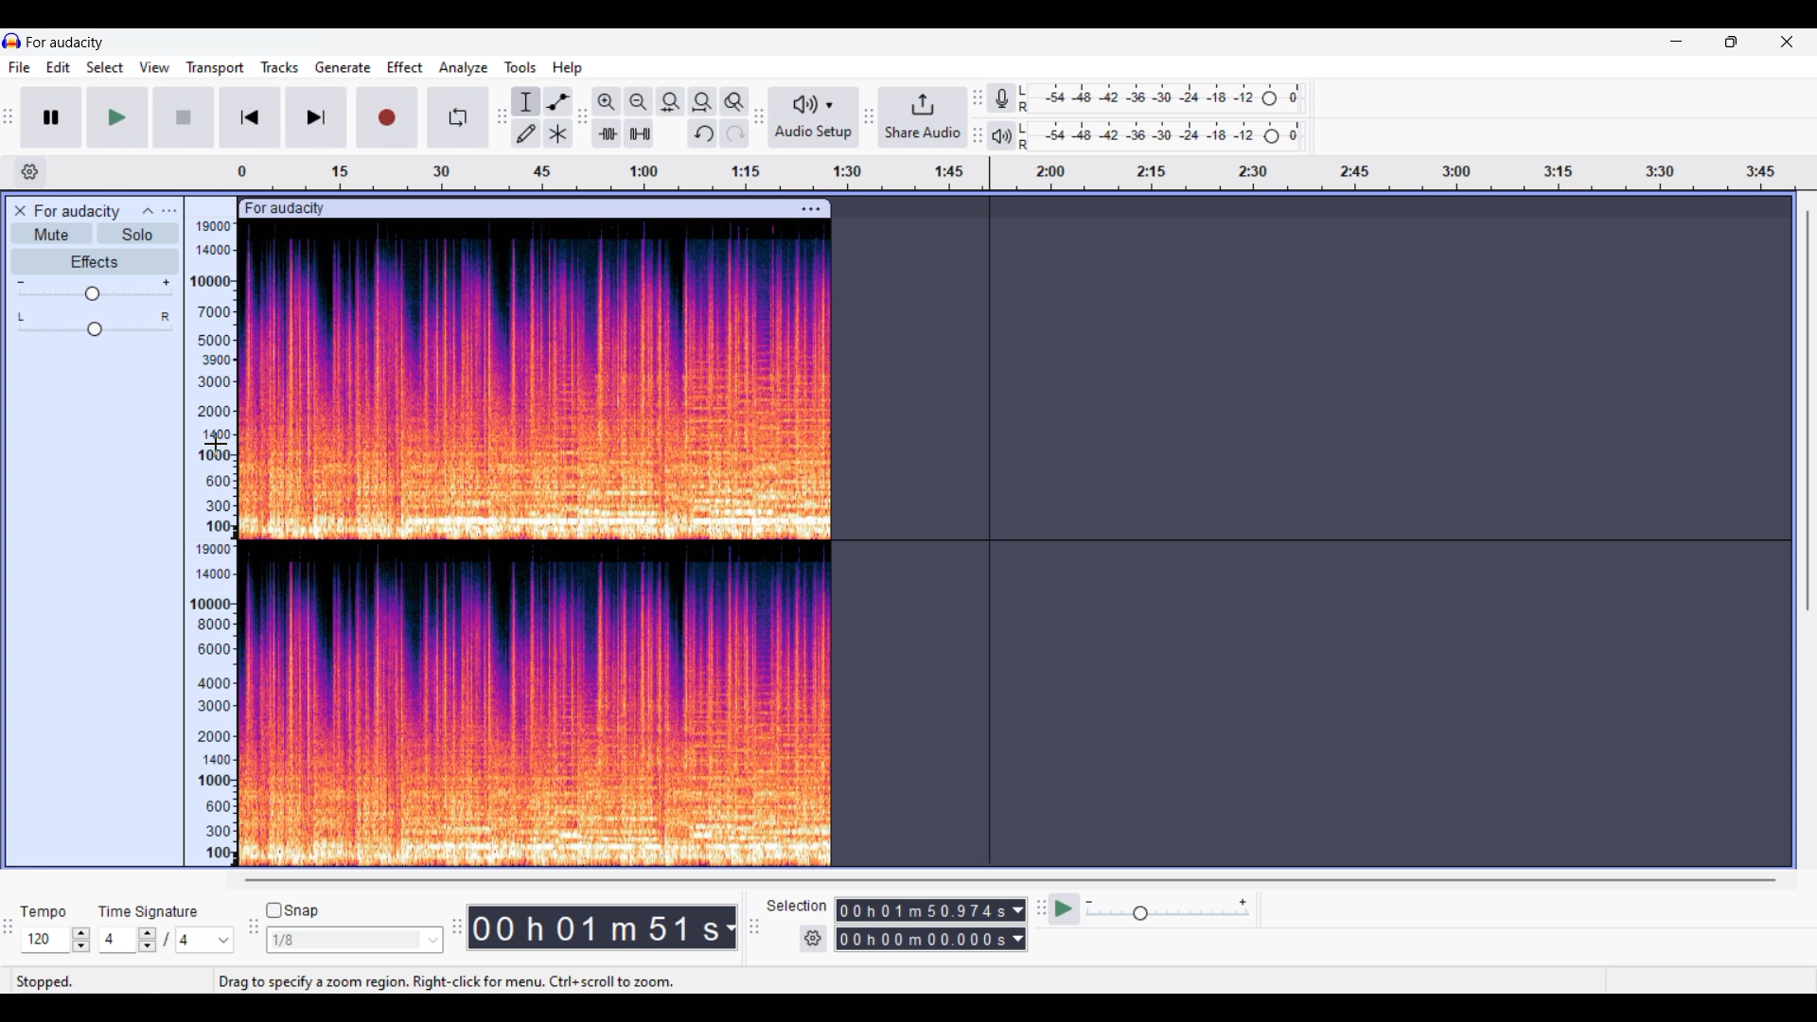  What do you see at coordinates (521, 67) in the screenshot?
I see `Tools menu` at bounding box center [521, 67].